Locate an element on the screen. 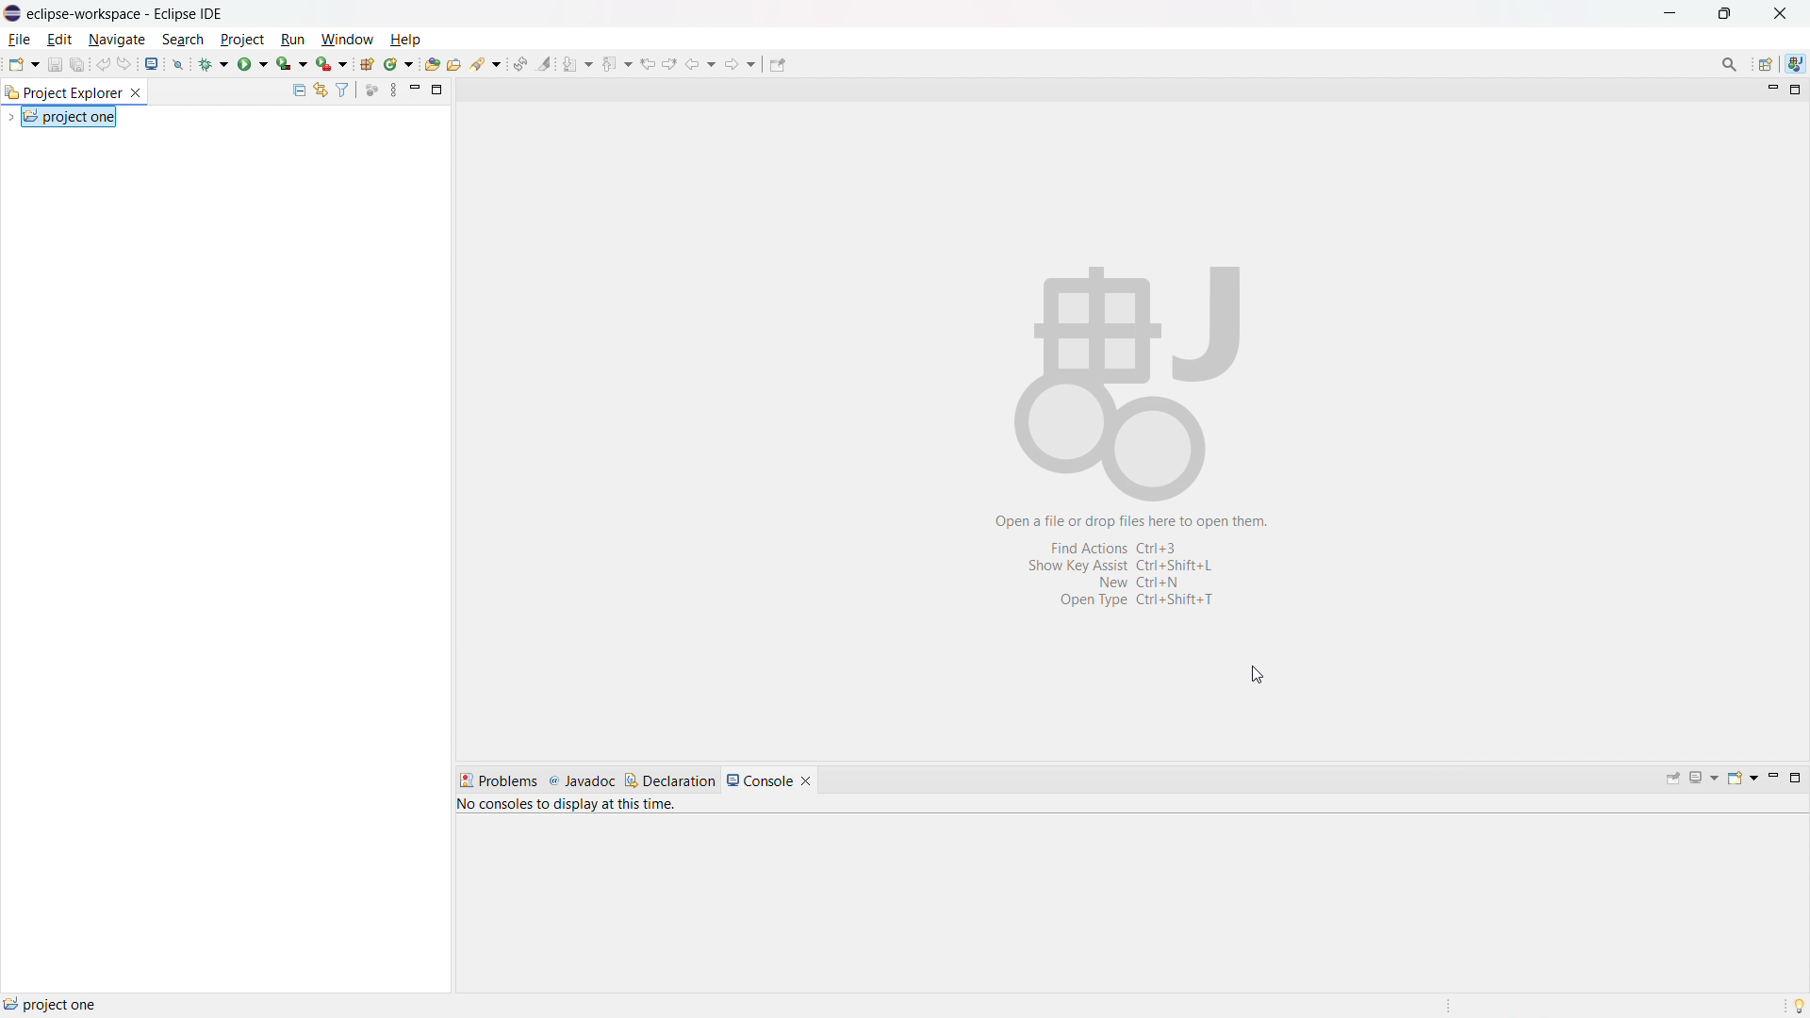  new java project is located at coordinates (366, 64).